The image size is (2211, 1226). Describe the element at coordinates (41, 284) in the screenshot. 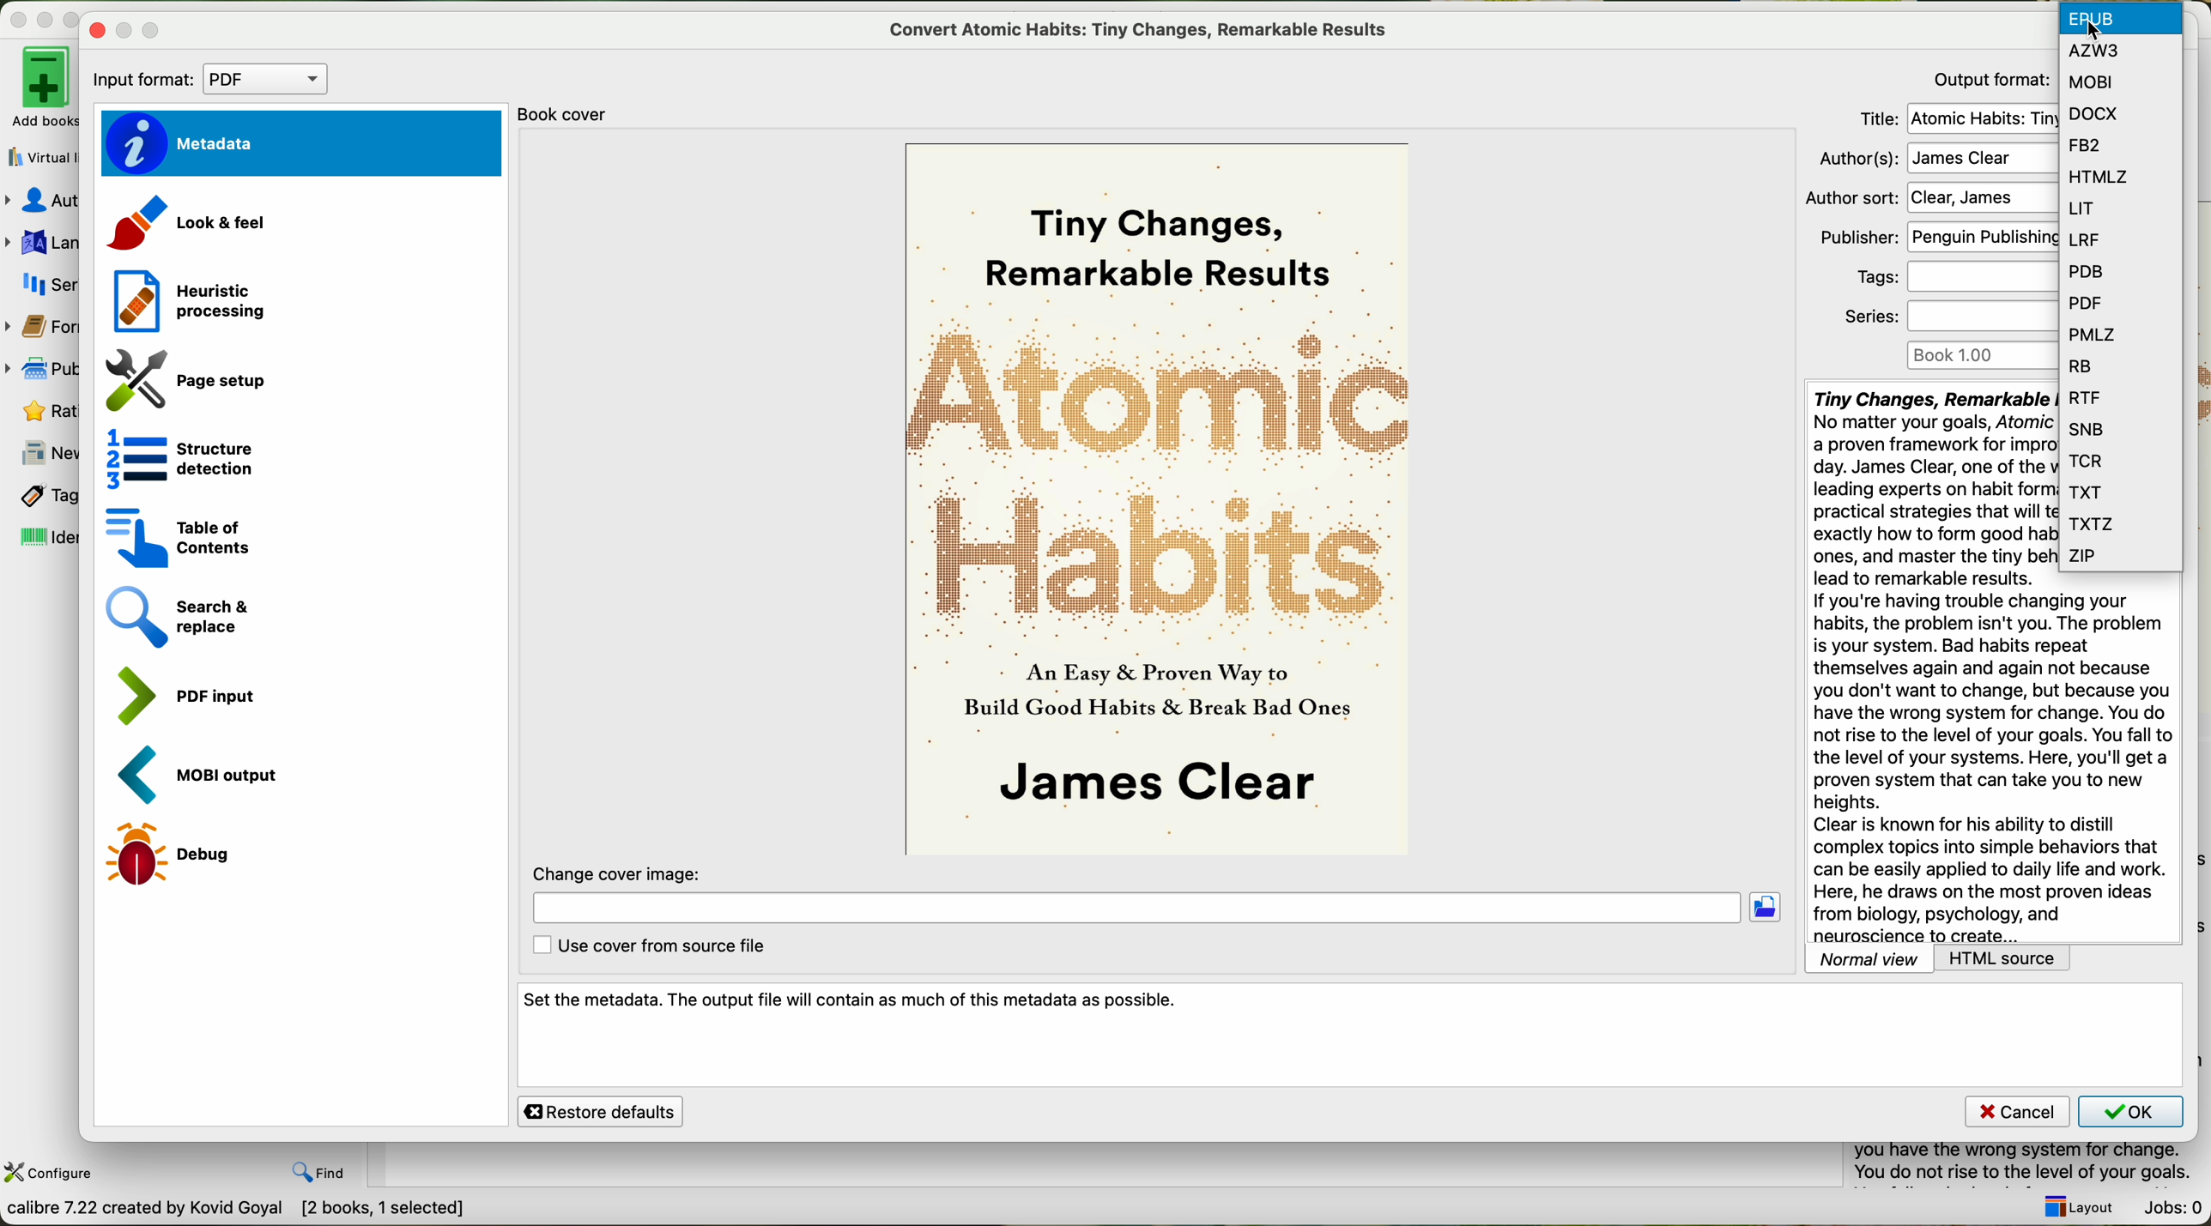

I see `series` at that location.